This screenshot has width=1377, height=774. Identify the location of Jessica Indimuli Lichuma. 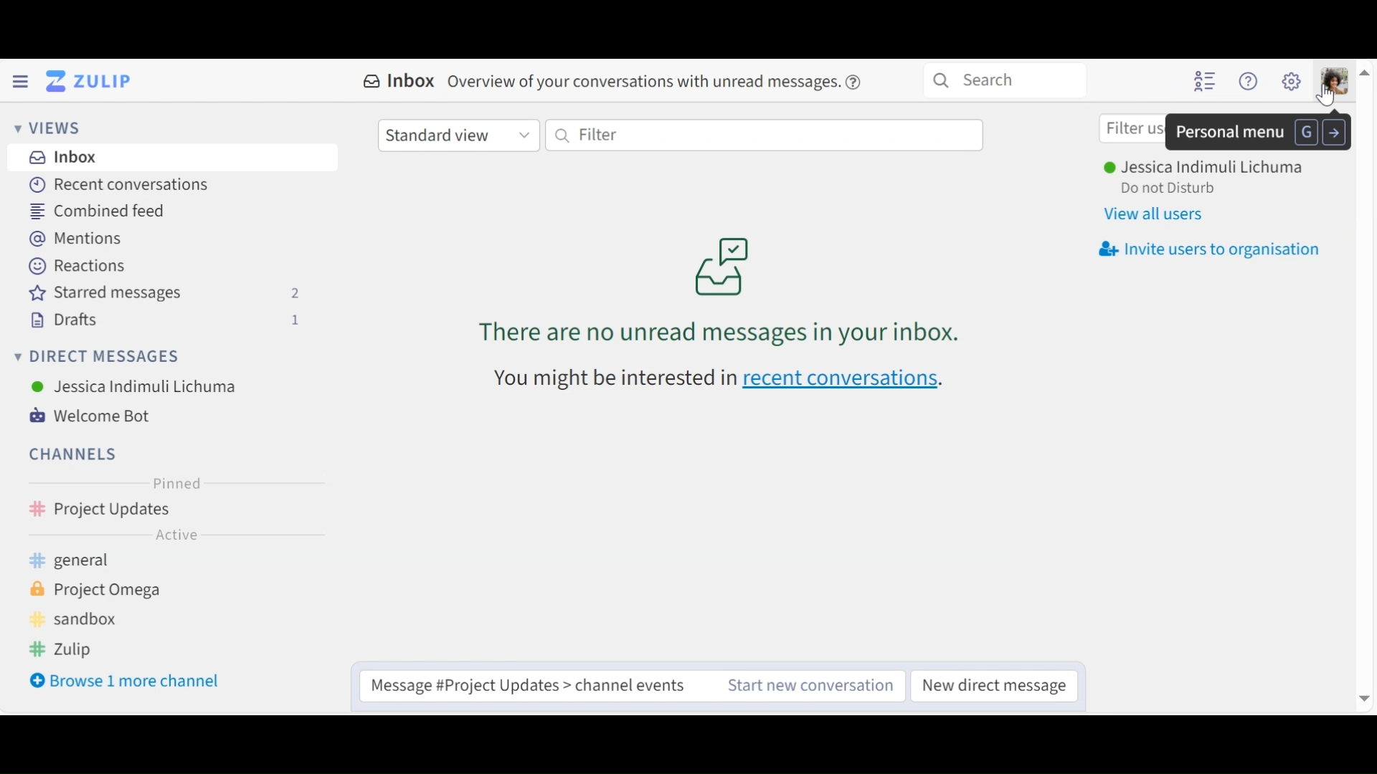
(1203, 169).